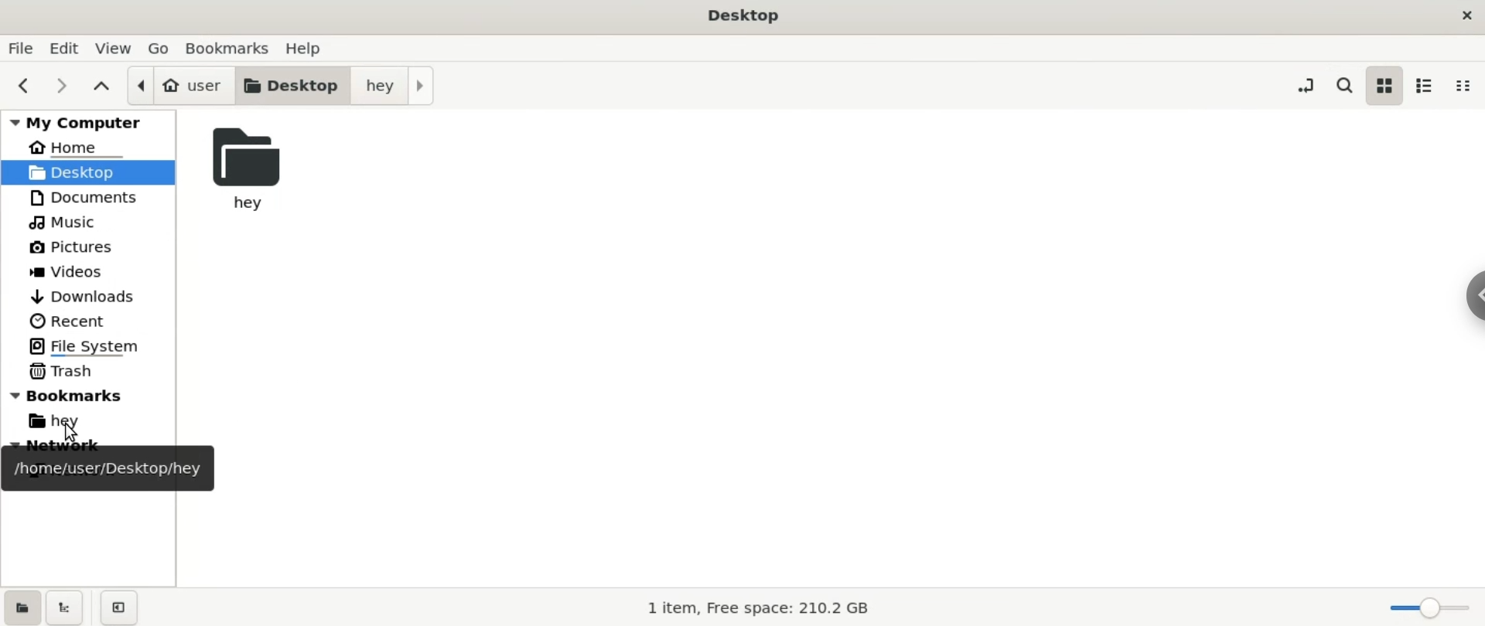  I want to click on location :/home/user/desktop/hey, so click(111, 468).